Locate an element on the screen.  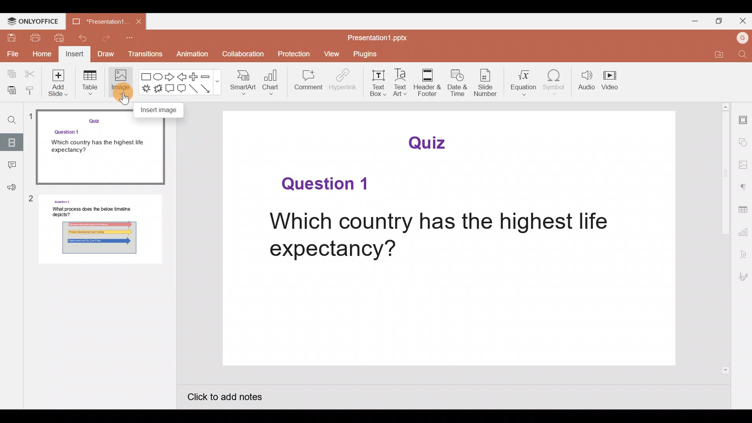
Home is located at coordinates (42, 54).